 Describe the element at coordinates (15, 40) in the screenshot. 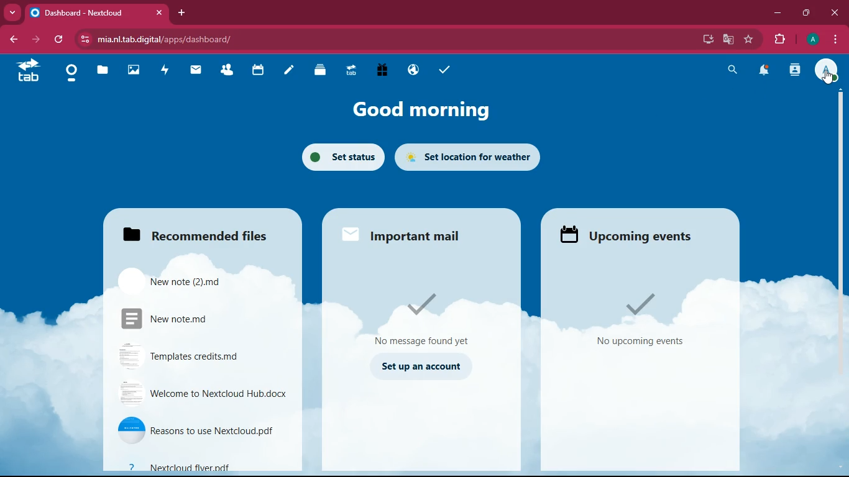

I see `back` at that location.